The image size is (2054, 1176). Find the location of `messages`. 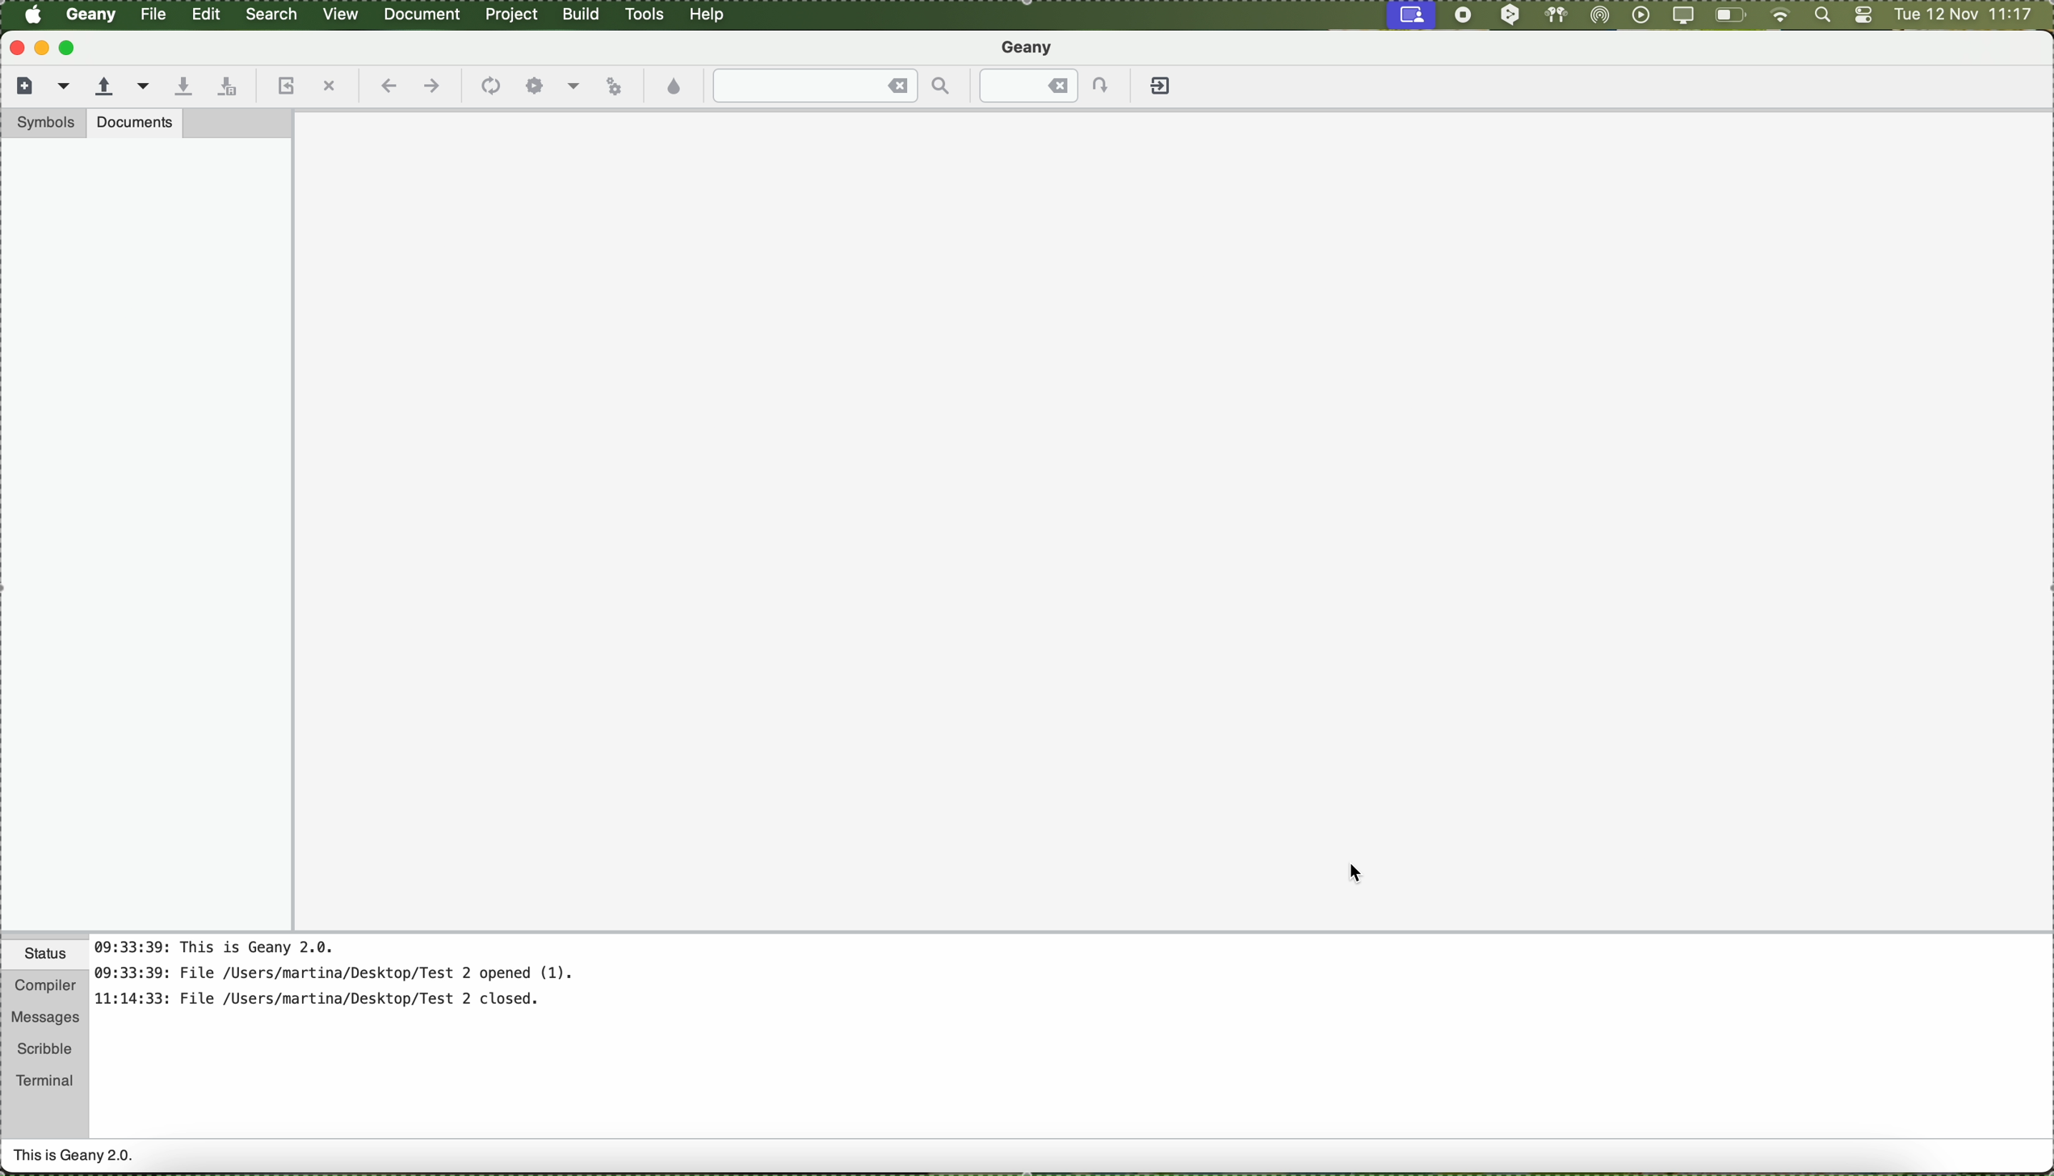

messages is located at coordinates (44, 1018).